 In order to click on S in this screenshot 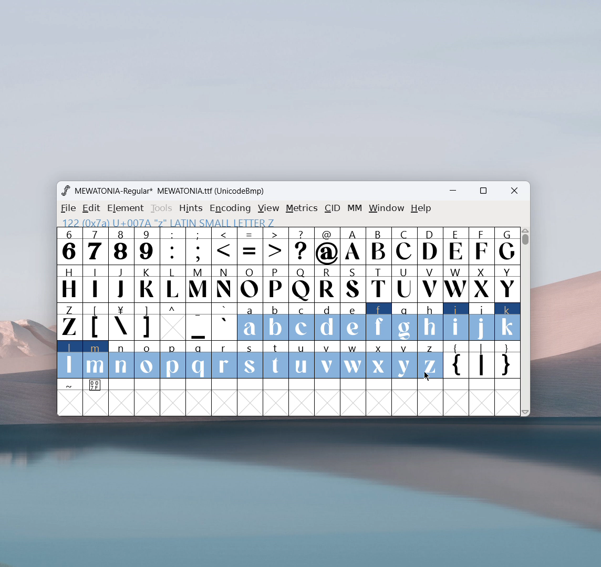, I will do `click(353, 285)`.